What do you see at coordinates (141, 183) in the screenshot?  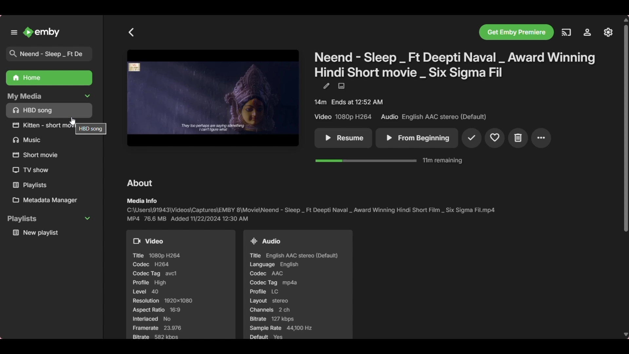 I see `Title of section` at bounding box center [141, 183].